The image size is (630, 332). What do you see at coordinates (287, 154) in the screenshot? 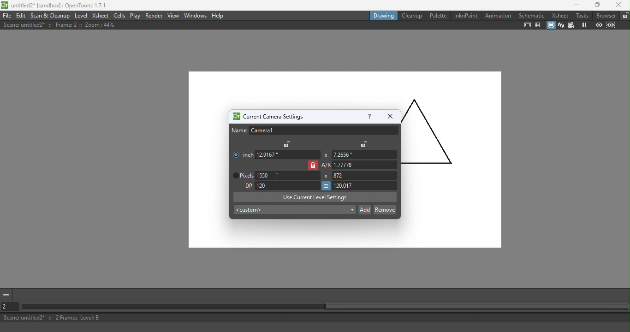
I see `enter dimension` at bounding box center [287, 154].